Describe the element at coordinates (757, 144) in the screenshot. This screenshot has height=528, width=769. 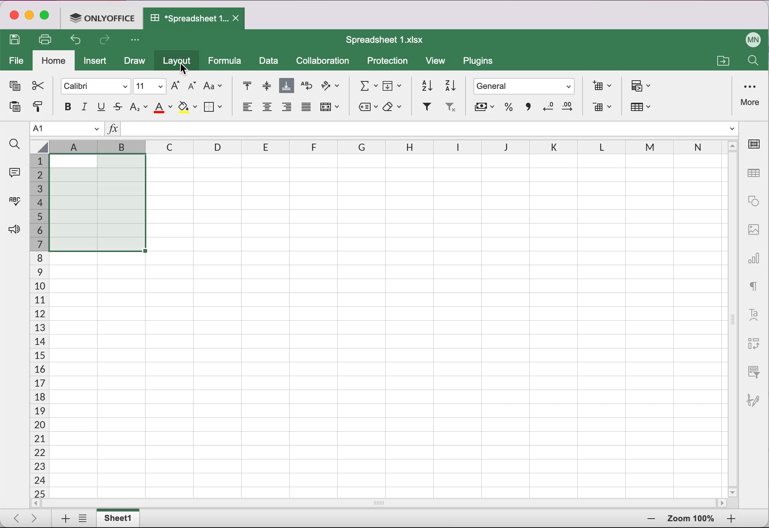
I see `cell settings` at that location.